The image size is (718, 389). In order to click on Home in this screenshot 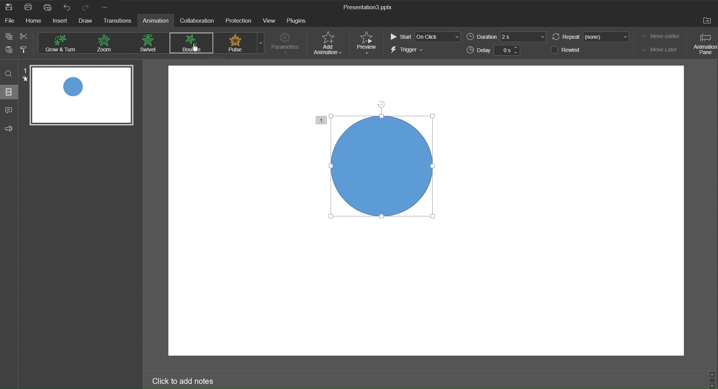, I will do `click(36, 21)`.